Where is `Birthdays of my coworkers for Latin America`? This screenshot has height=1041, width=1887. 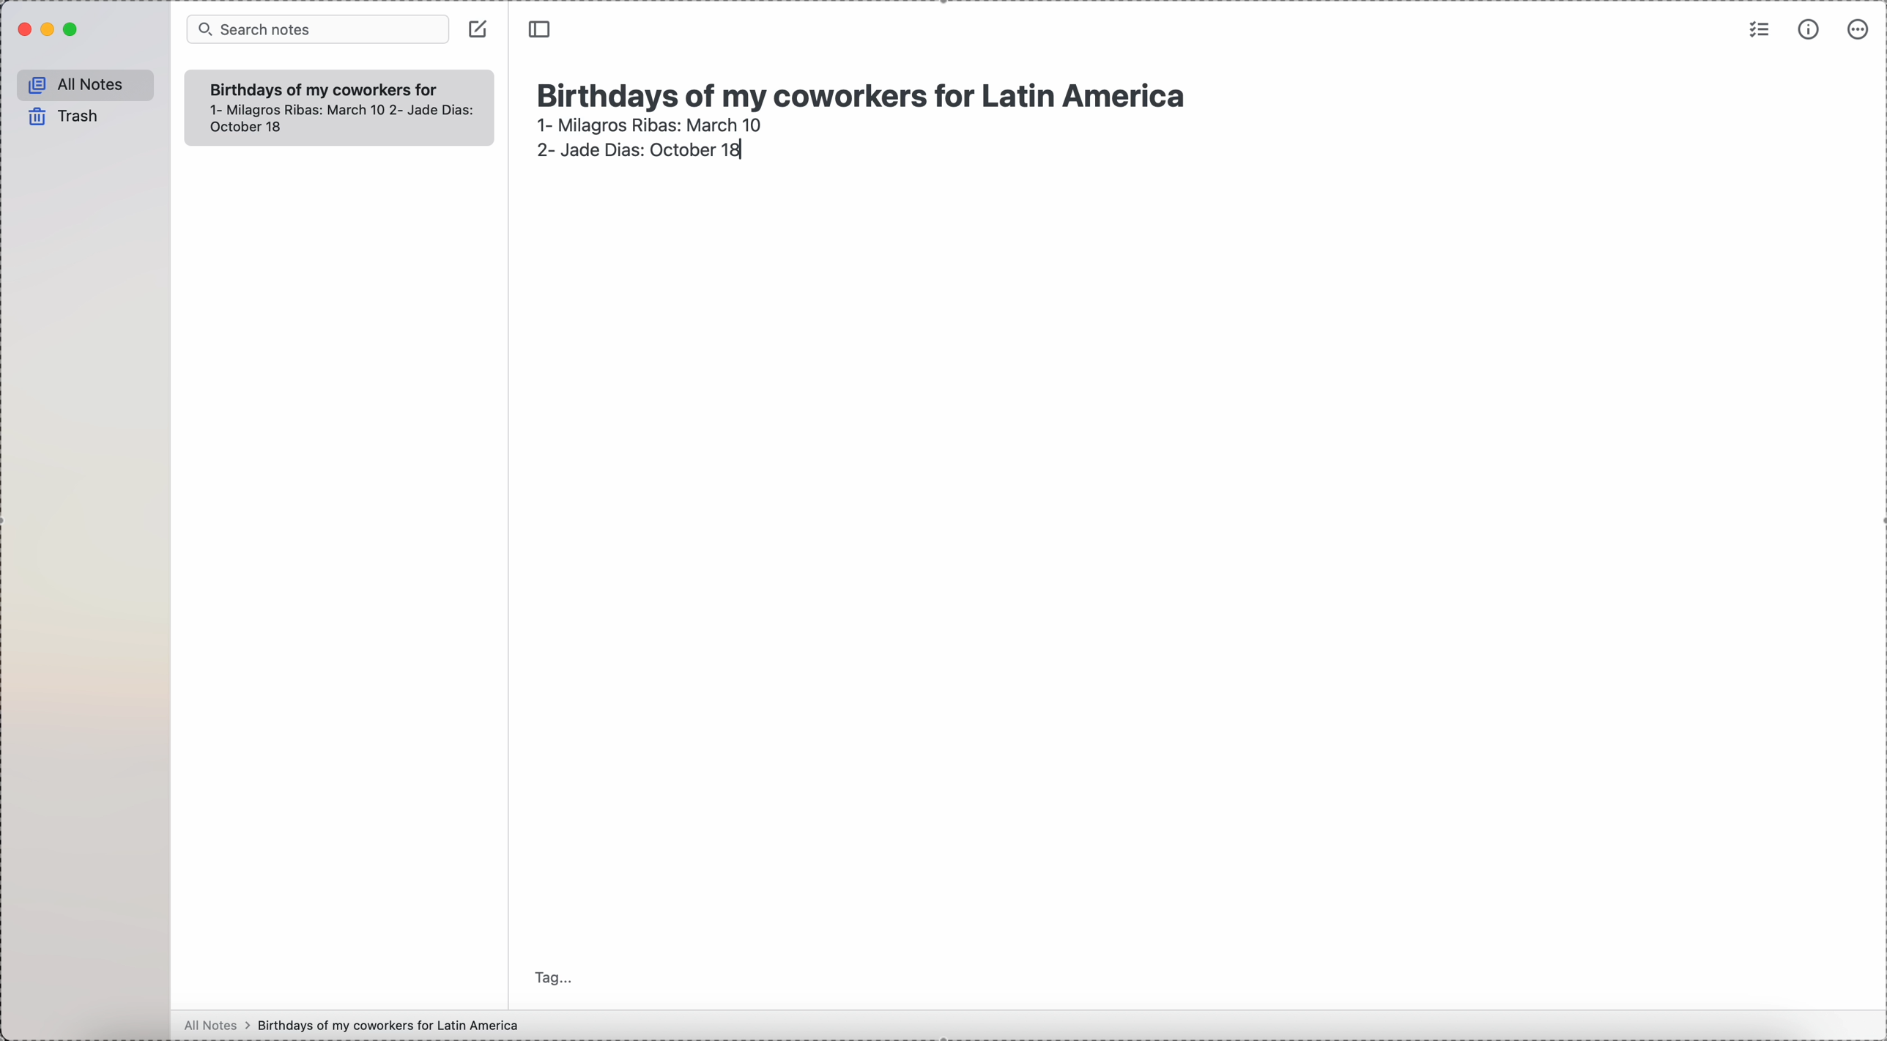
Birthdays of my coworkers for Latin America is located at coordinates (868, 92).